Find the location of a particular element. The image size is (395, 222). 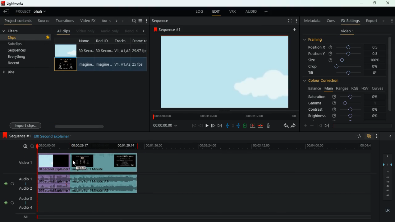

left is located at coordinates (138, 31).